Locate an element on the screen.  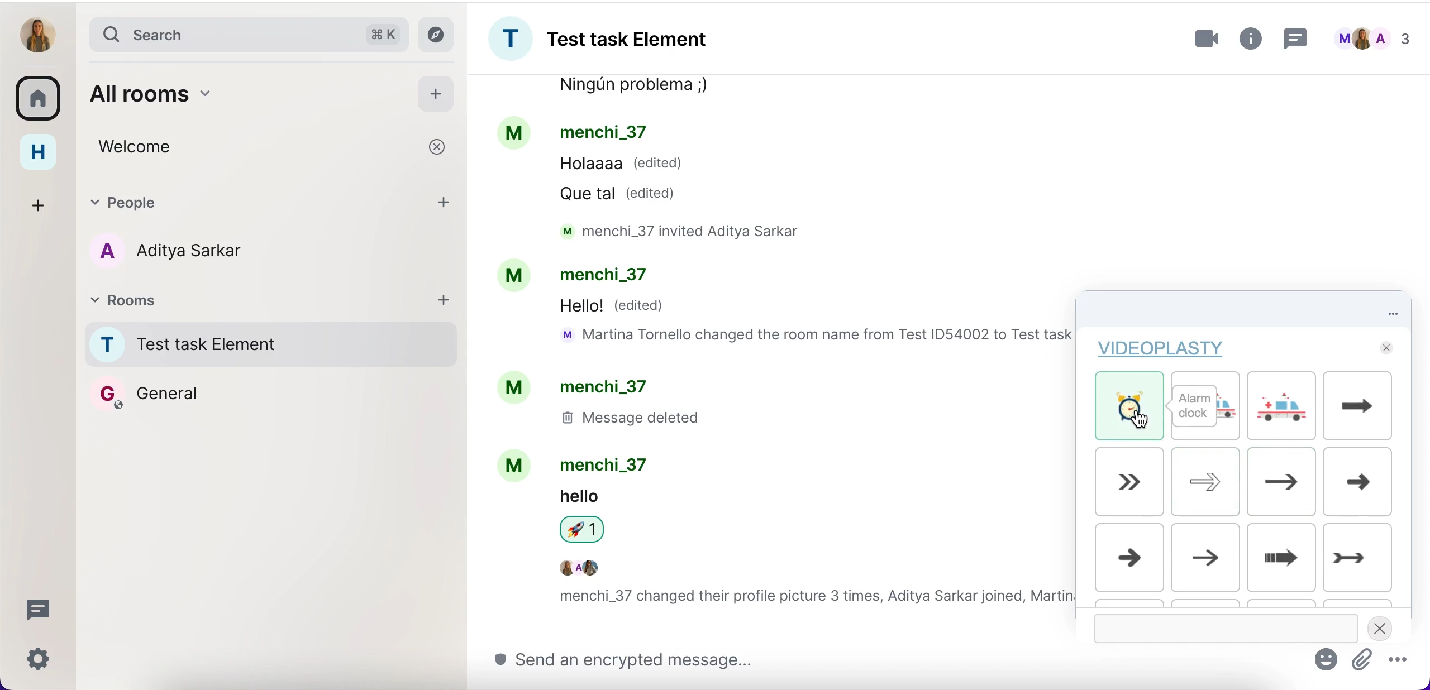
videoplasty is located at coordinates (1162, 347).